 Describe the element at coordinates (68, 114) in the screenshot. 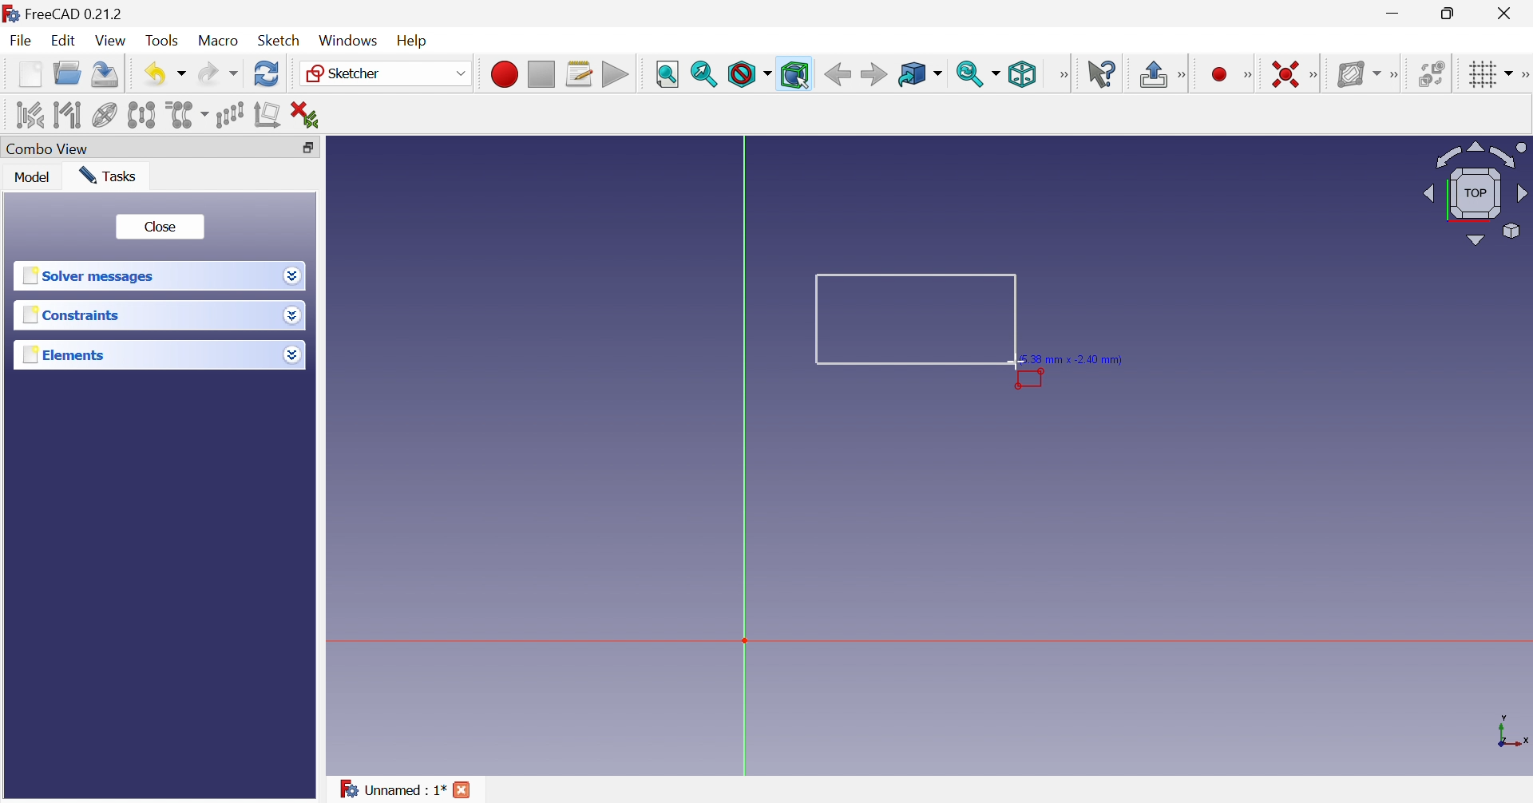

I see `Select associated geometry` at that location.